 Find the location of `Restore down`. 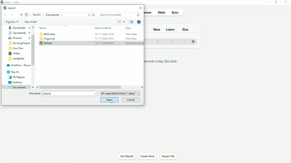

Restore down is located at coordinates (276, 2).